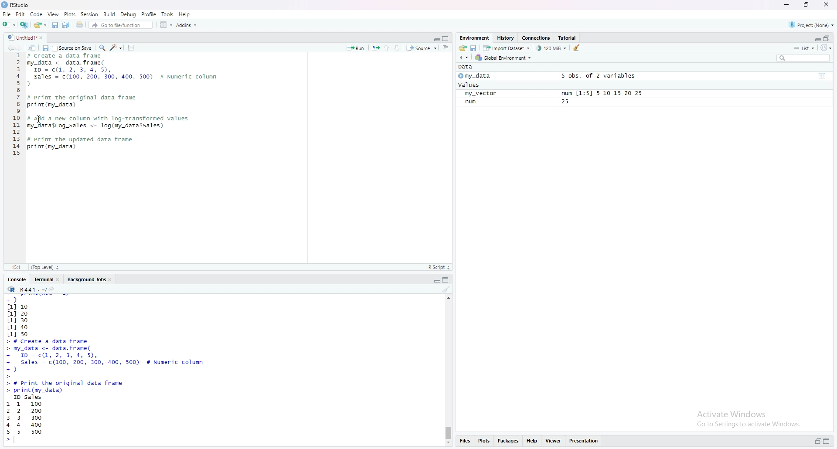 This screenshot has height=449, width=837. Describe the element at coordinates (507, 59) in the screenshot. I see `global environment` at that location.